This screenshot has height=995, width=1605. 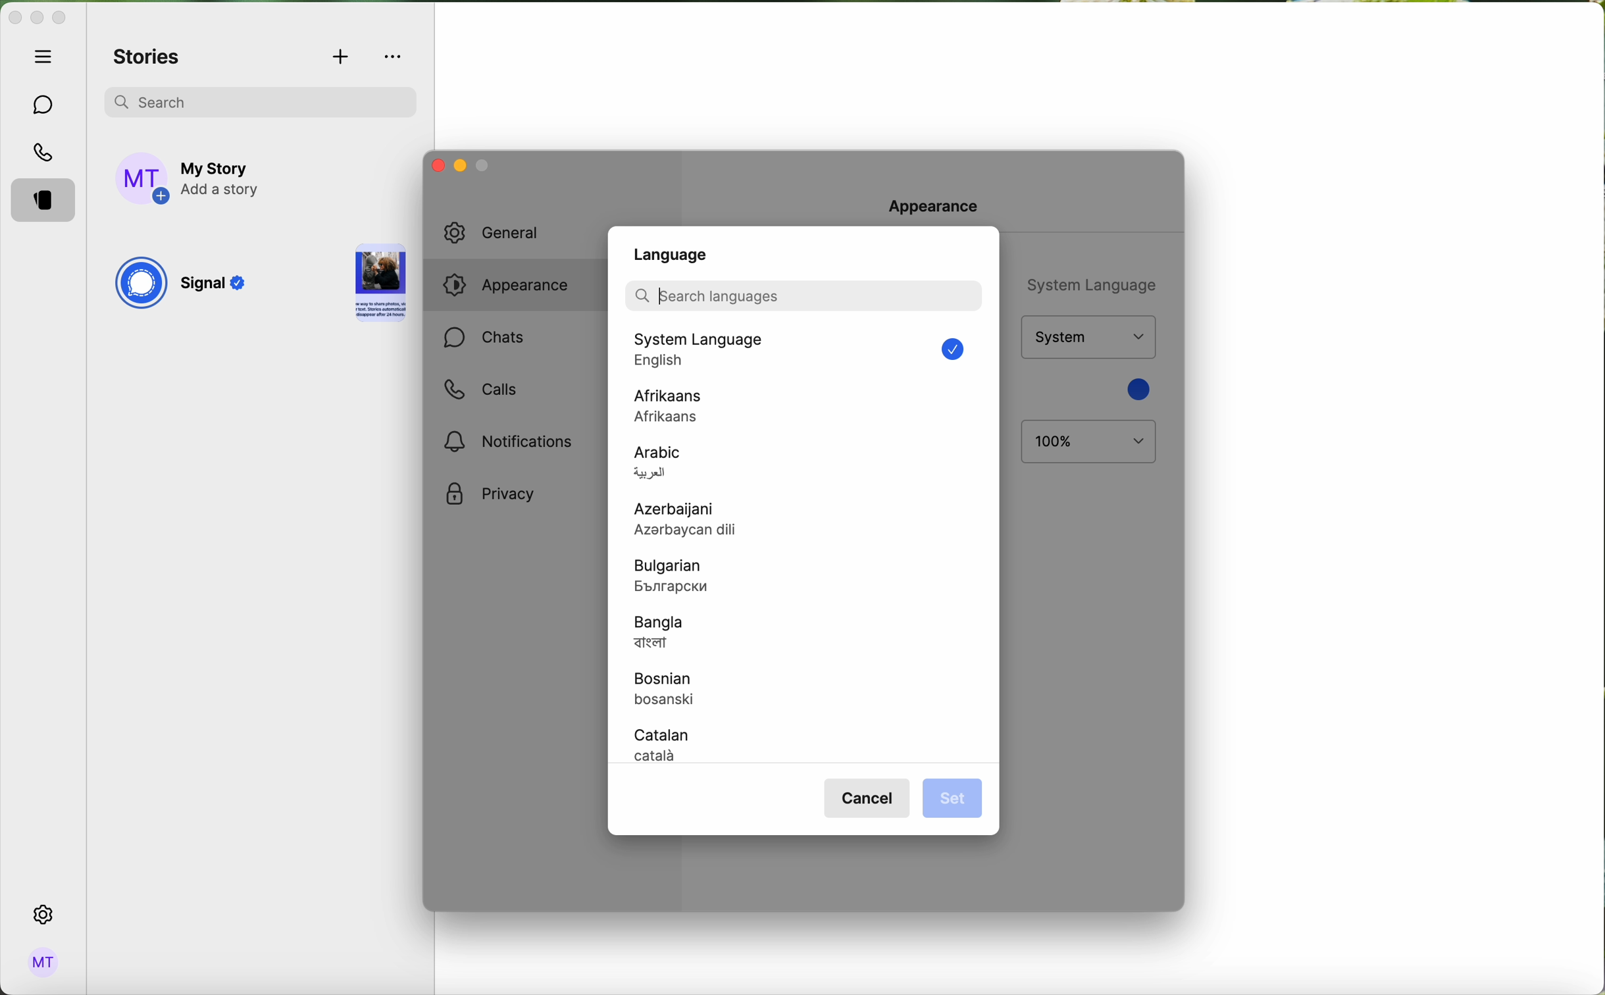 What do you see at coordinates (59, 18) in the screenshot?
I see `maximize` at bounding box center [59, 18].